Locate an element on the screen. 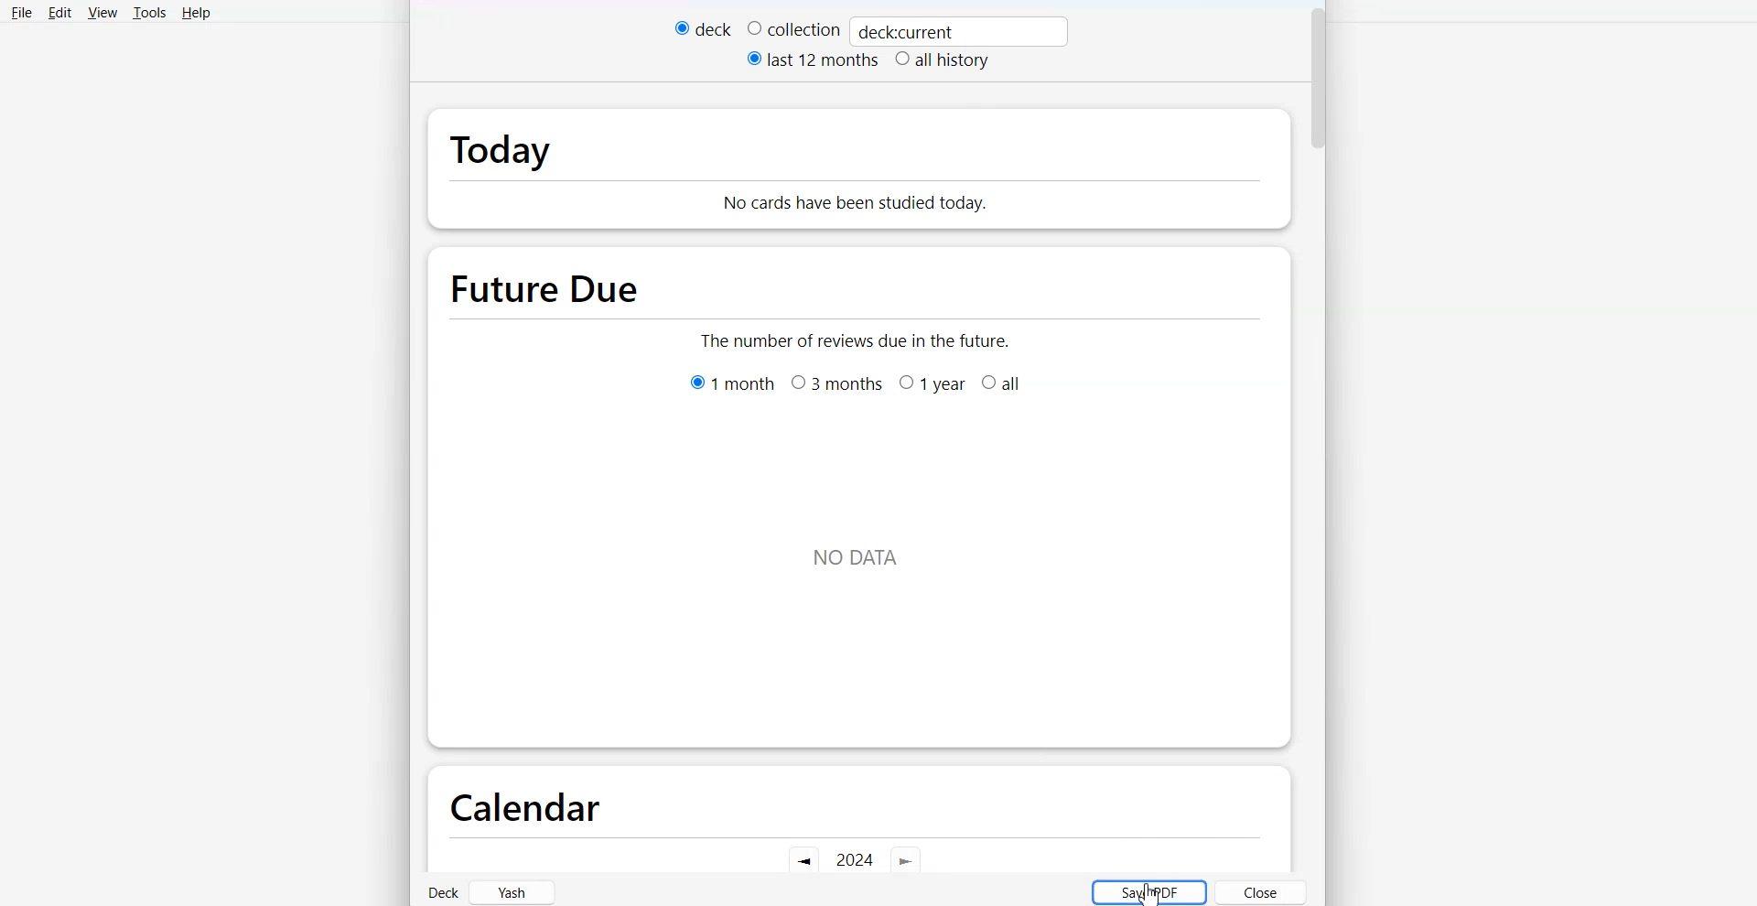 This screenshot has height=906, width=1757. Go Forward is located at coordinates (907, 863).